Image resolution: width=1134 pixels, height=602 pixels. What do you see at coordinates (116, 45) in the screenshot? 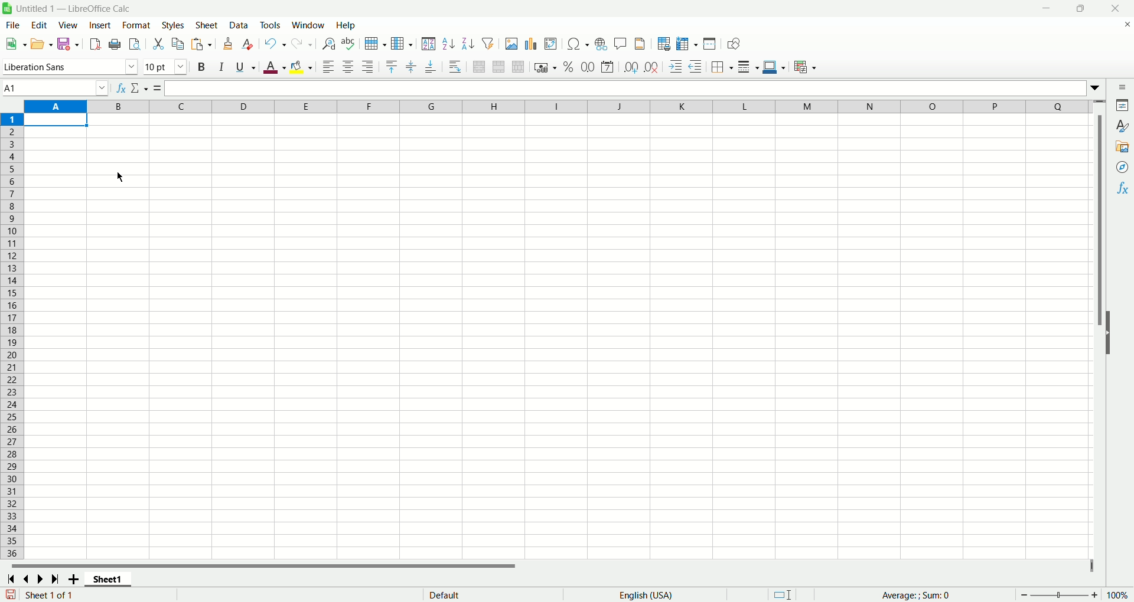
I see `print` at bounding box center [116, 45].